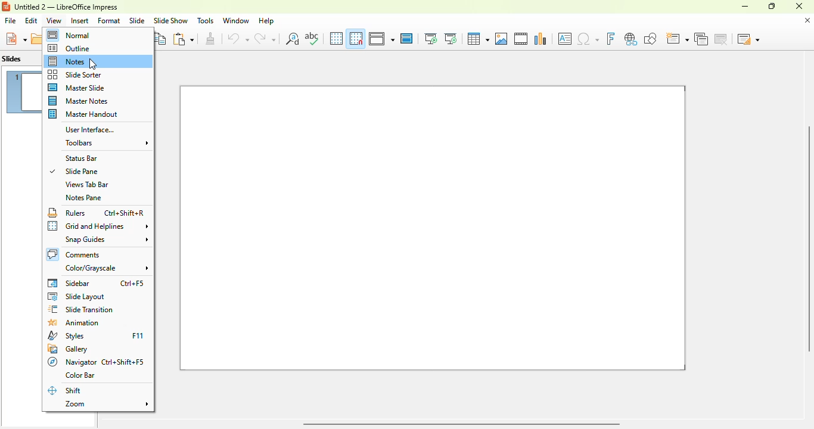  I want to click on notes, so click(68, 61).